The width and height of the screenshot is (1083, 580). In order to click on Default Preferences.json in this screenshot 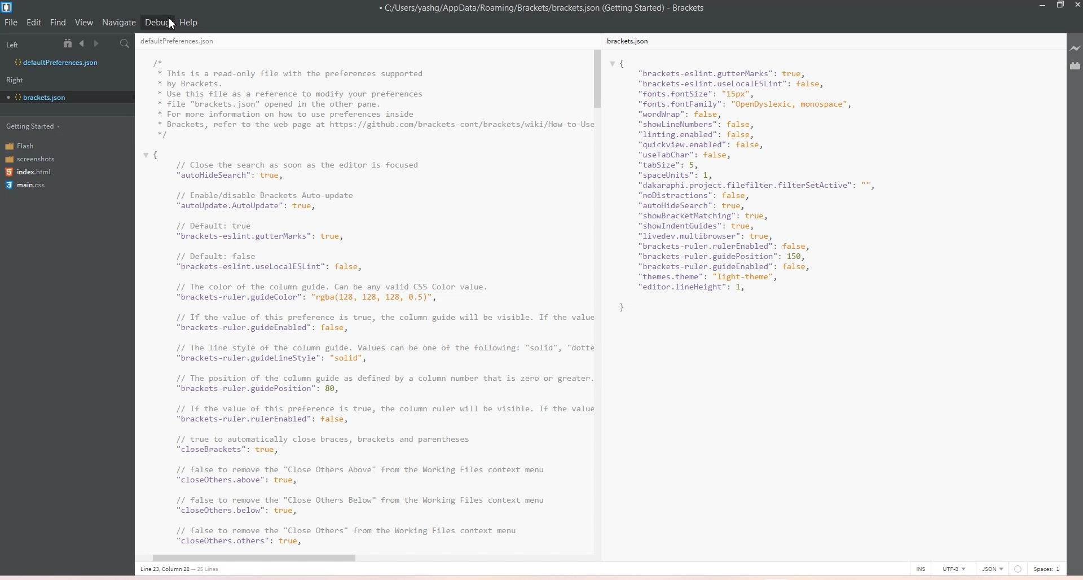, I will do `click(56, 62)`.